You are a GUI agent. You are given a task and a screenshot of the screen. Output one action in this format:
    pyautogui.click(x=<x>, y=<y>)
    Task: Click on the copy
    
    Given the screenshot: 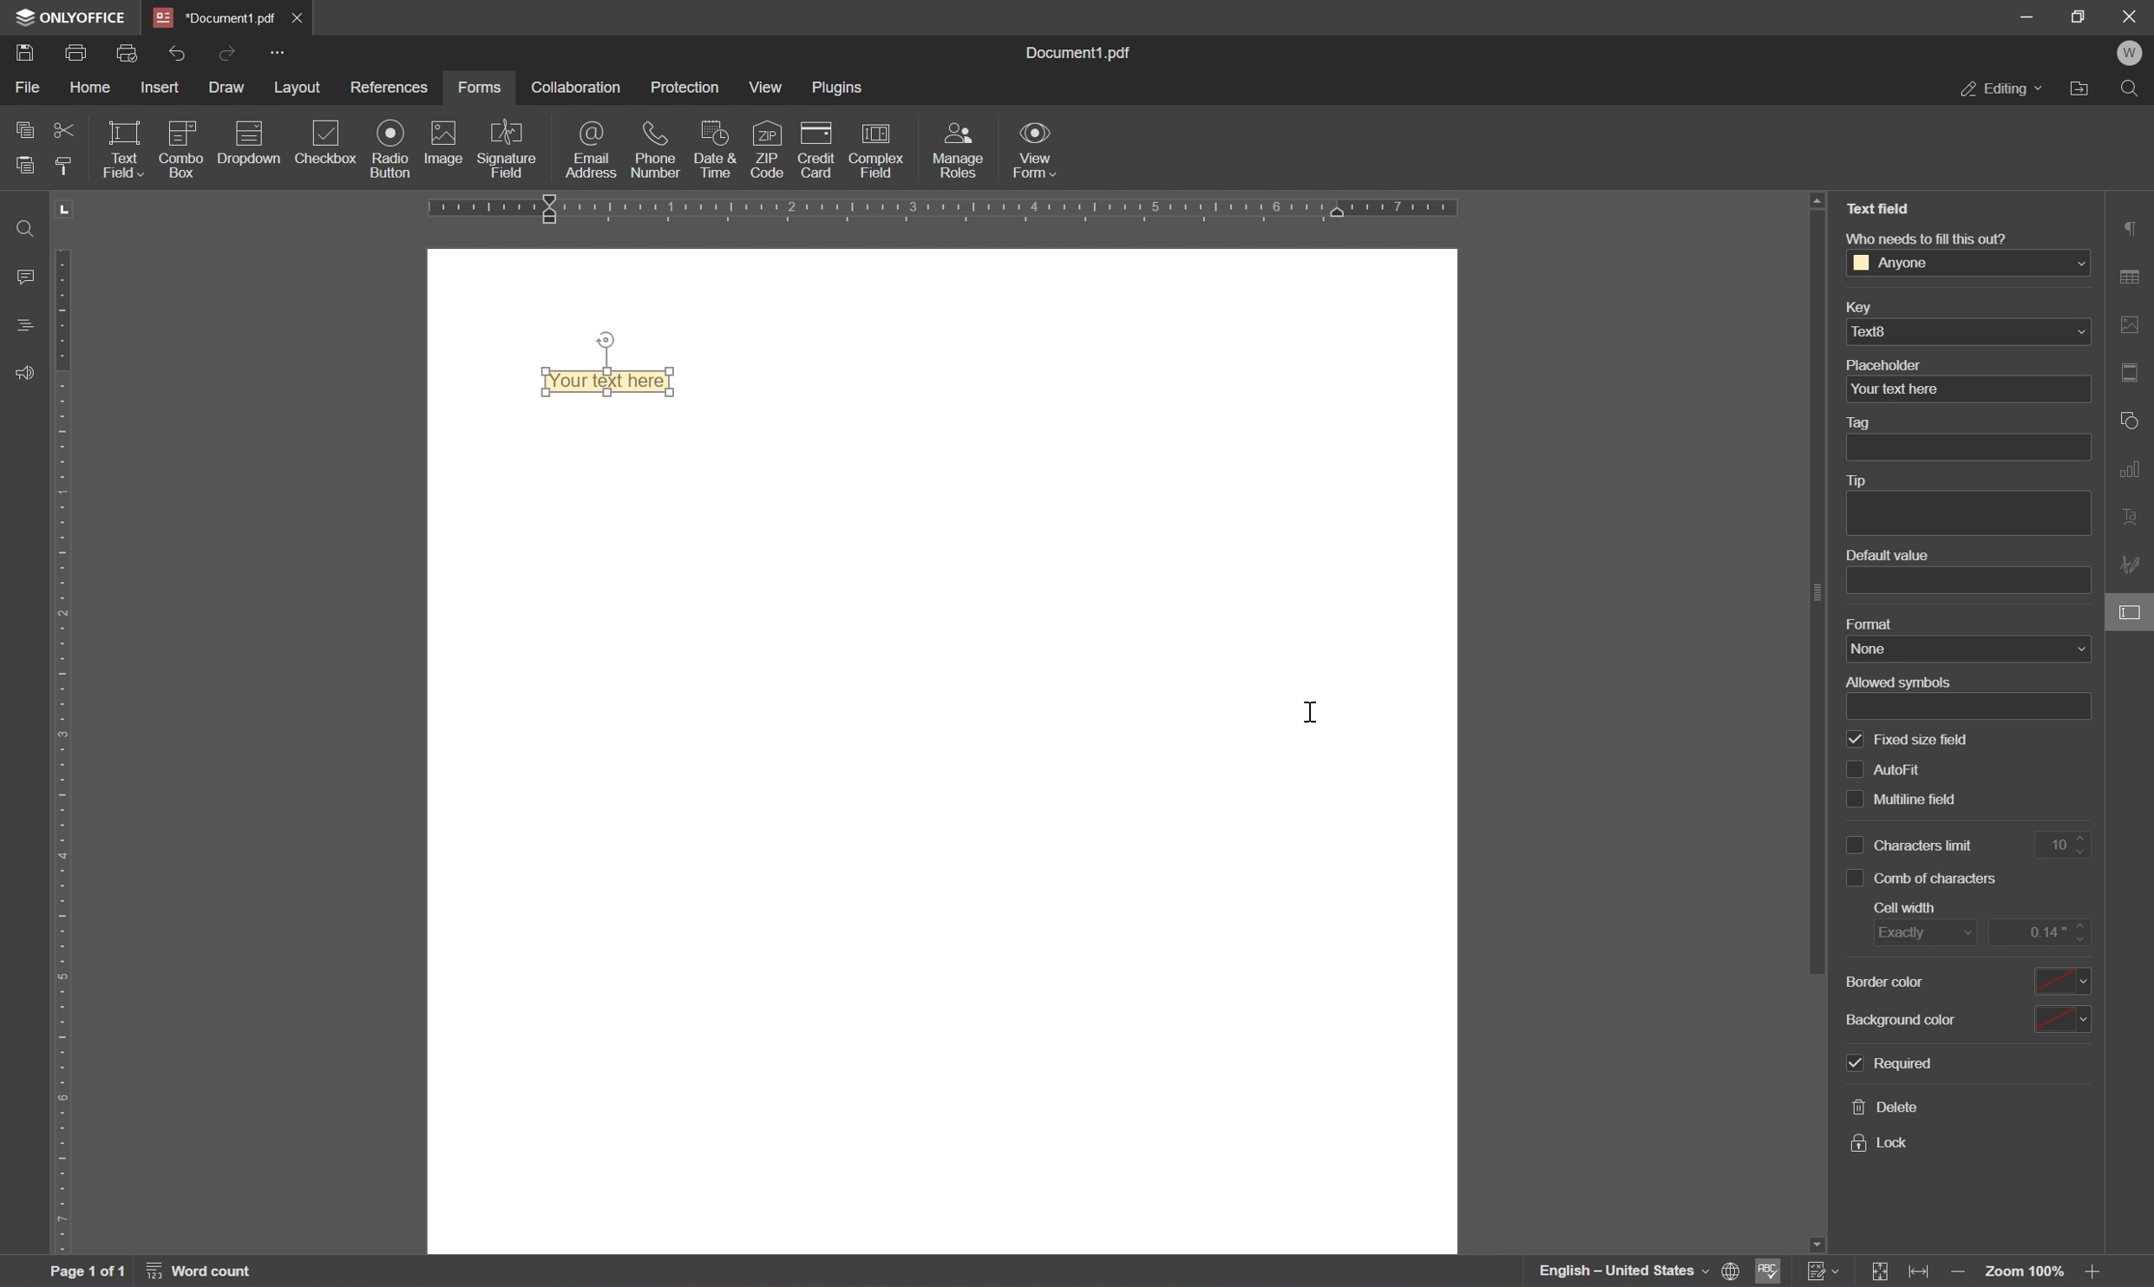 What is the action you would take?
    pyautogui.click(x=22, y=130)
    